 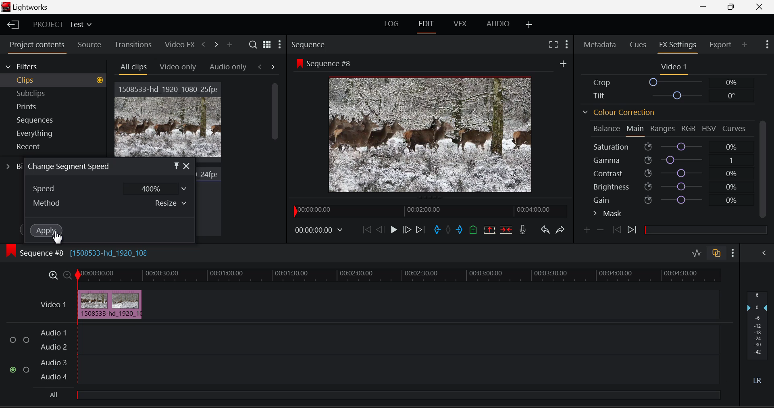 What do you see at coordinates (663, 129) in the screenshot?
I see `Ranges` at bounding box center [663, 129].